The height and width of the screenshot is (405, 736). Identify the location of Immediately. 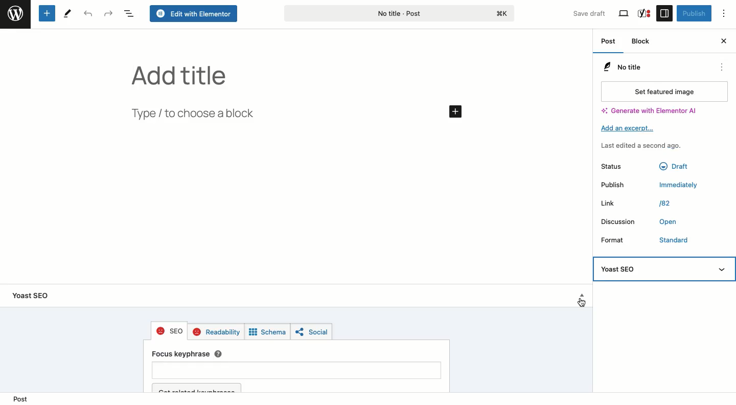
(674, 185).